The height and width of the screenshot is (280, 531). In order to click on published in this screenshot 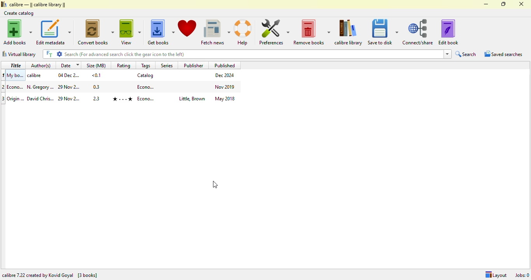, I will do `click(225, 65)`.